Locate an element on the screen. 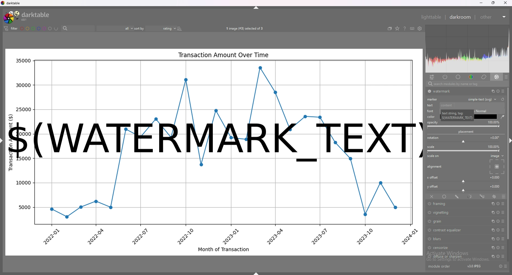  switch off is located at coordinates (429, 257).